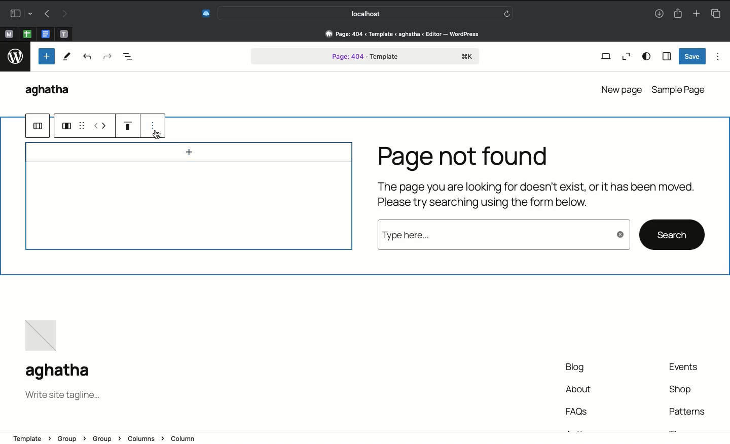 Image resolution: width=730 pixels, height=444 pixels. What do you see at coordinates (538, 179) in the screenshot?
I see `Page not found` at bounding box center [538, 179].